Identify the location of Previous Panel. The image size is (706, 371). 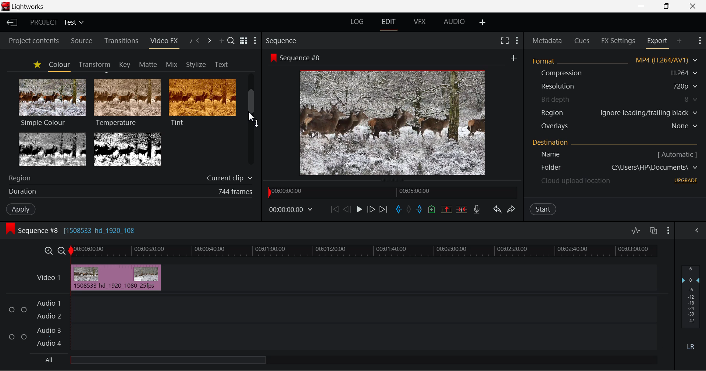
(199, 42).